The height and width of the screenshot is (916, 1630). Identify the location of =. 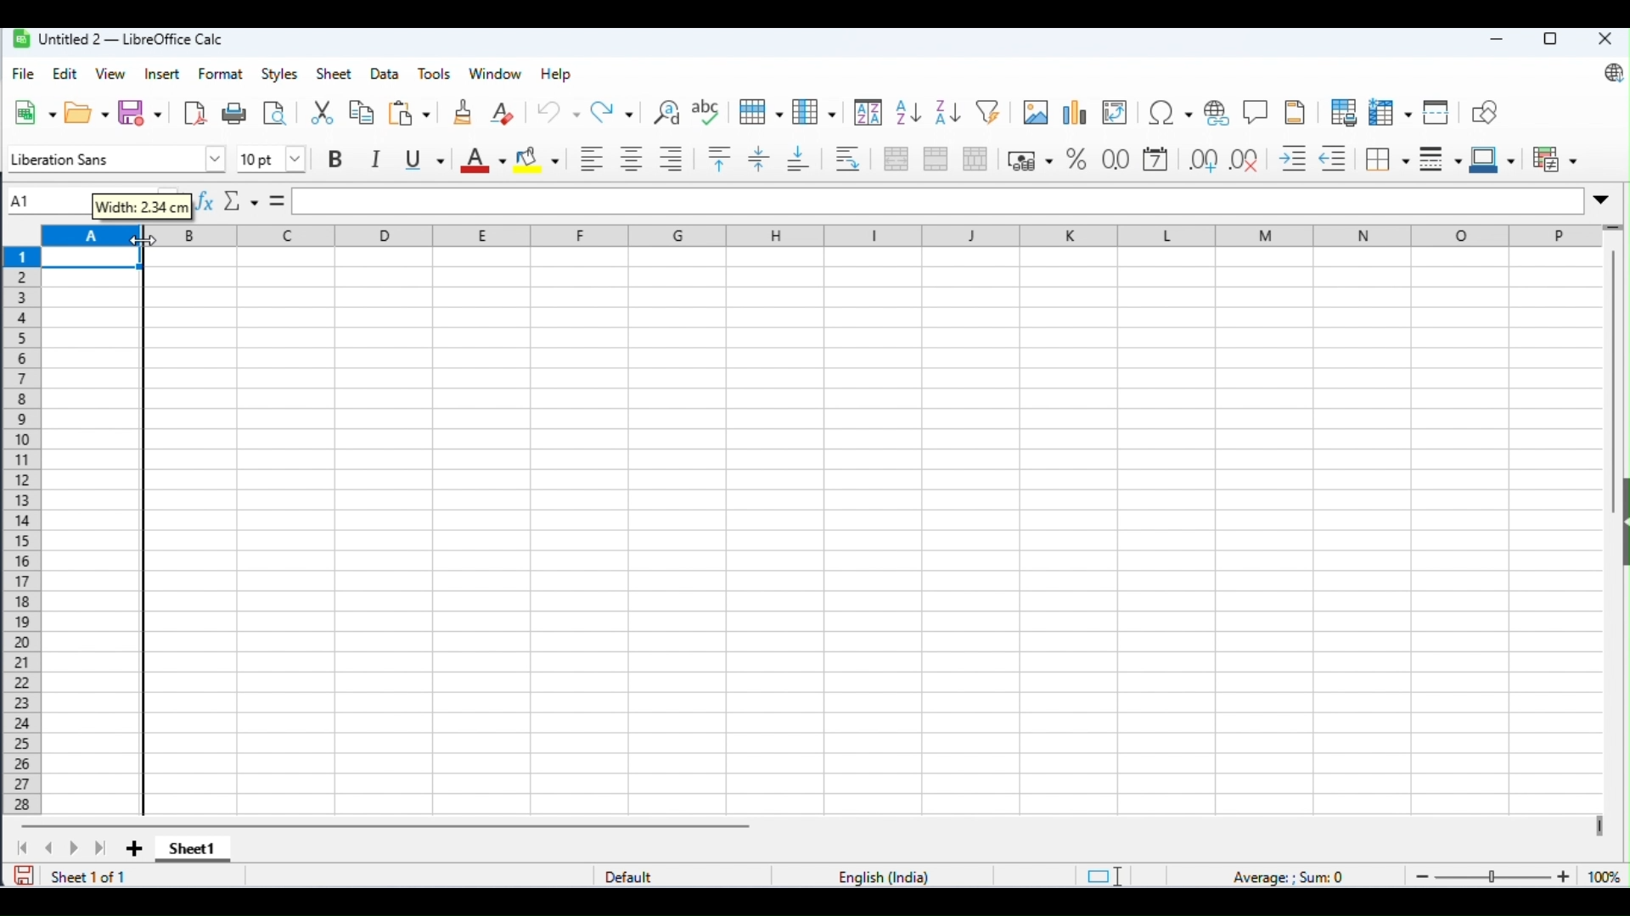
(276, 198).